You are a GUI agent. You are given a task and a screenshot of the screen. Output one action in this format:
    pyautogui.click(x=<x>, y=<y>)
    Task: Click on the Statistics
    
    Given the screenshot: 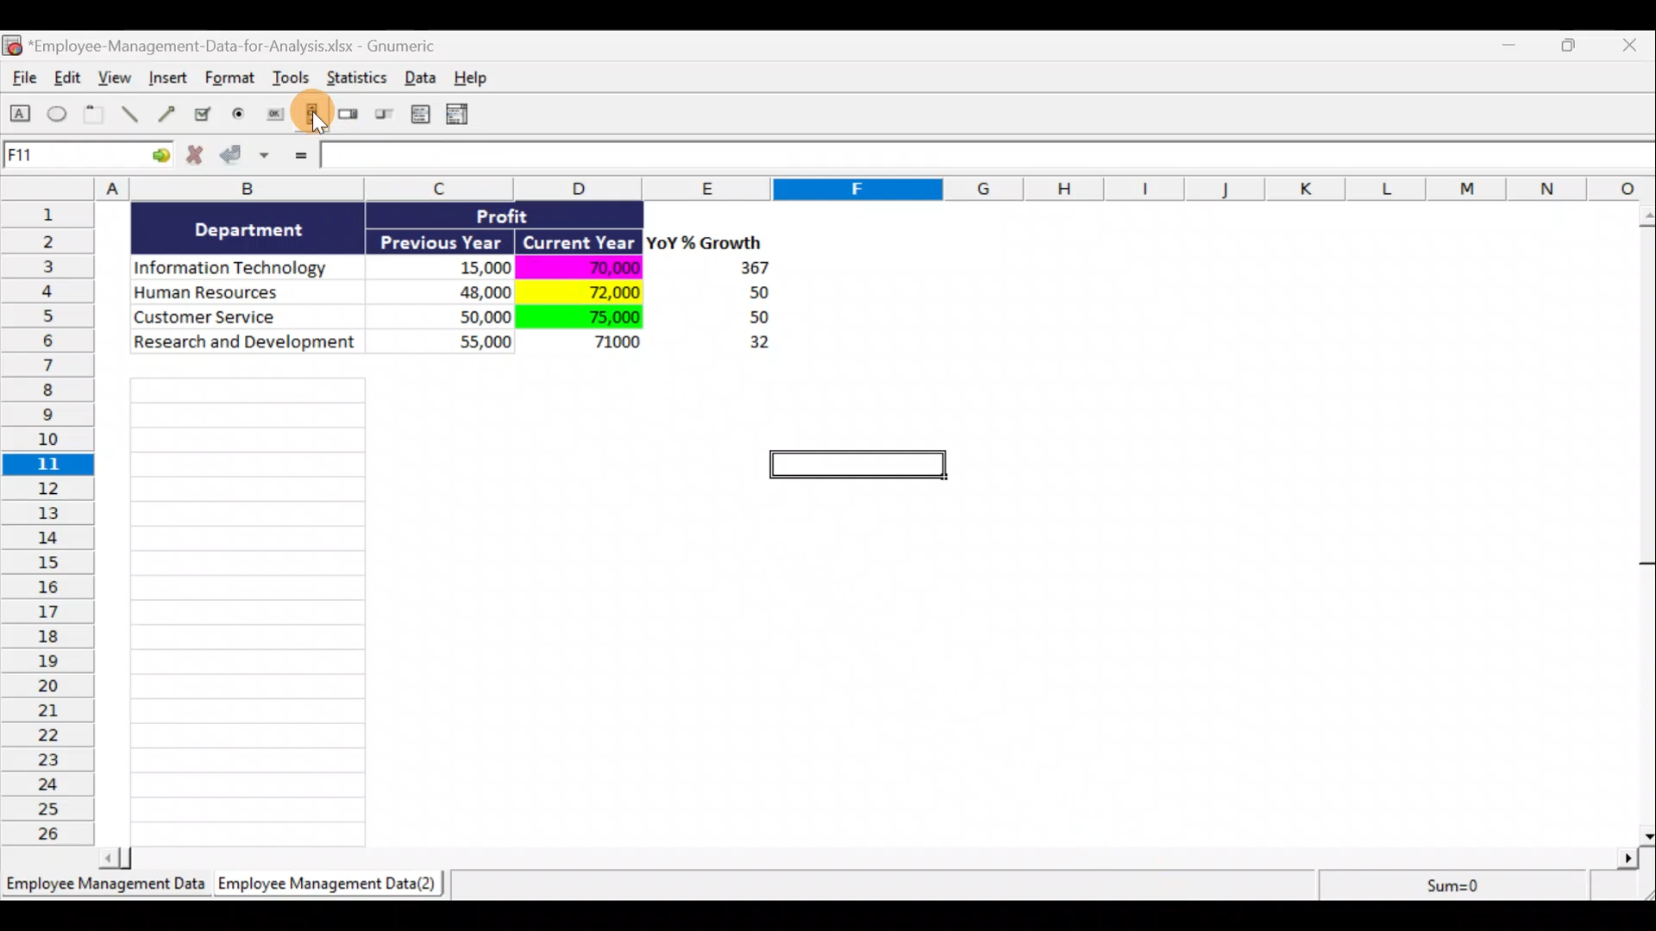 What is the action you would take?
    pyautogui.click(x=359, y=83)
    